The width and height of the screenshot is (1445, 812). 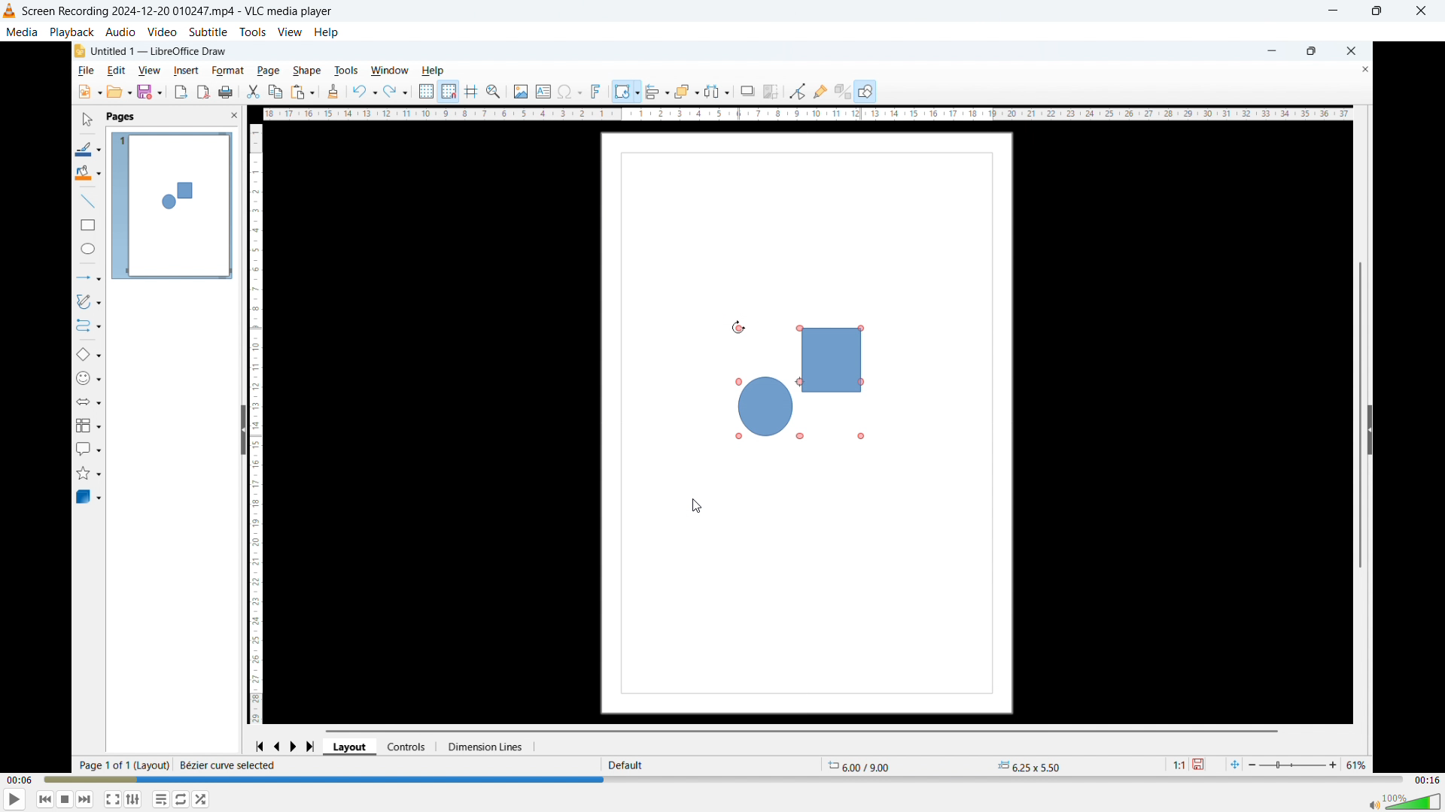 I want to click on view , so click(x=289, y=32).